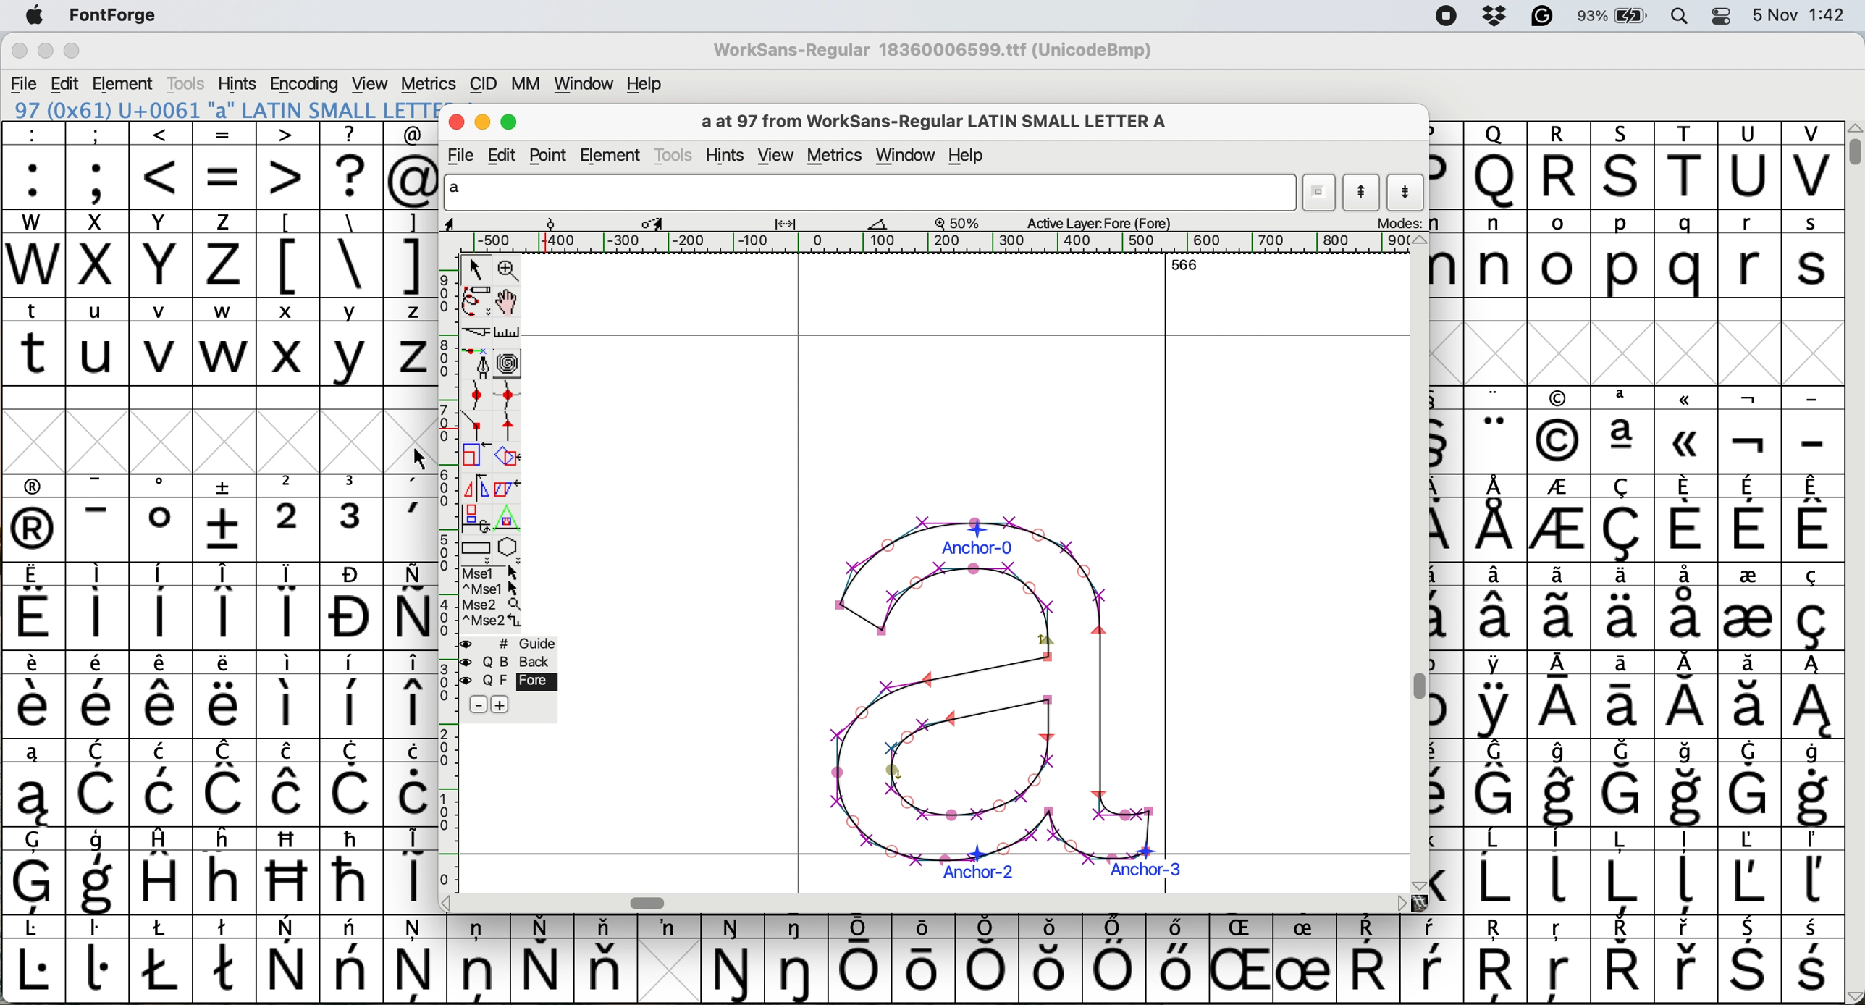 Image resolution: width=1865 pixels, height=1005 pixels. I want to click on :, so click(35, 166).